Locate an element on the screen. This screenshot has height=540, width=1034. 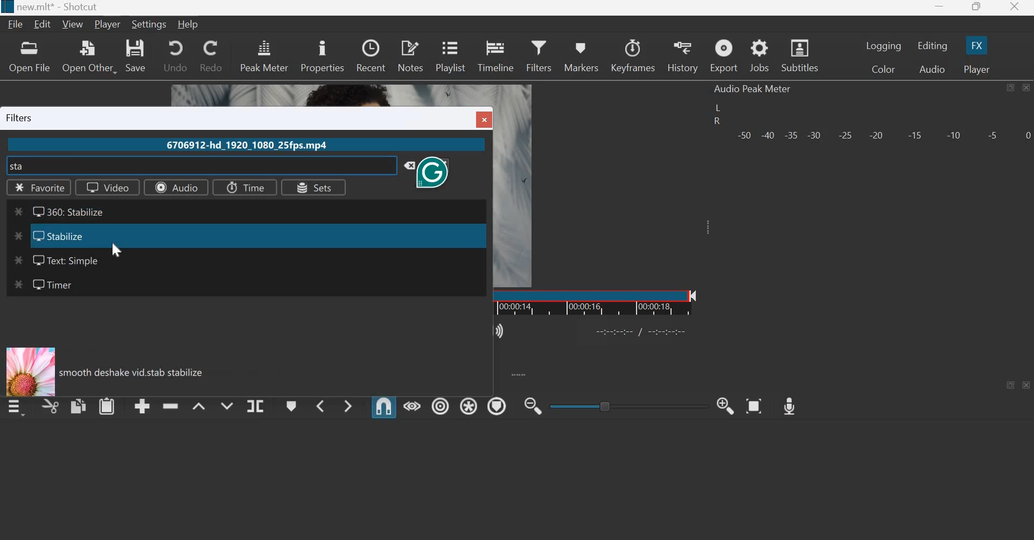
Recent is located at coordinates (371, 56).